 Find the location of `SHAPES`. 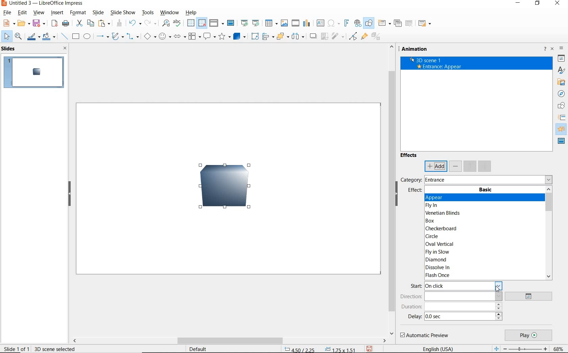

SHAPES is located at coordinates (562, 106).